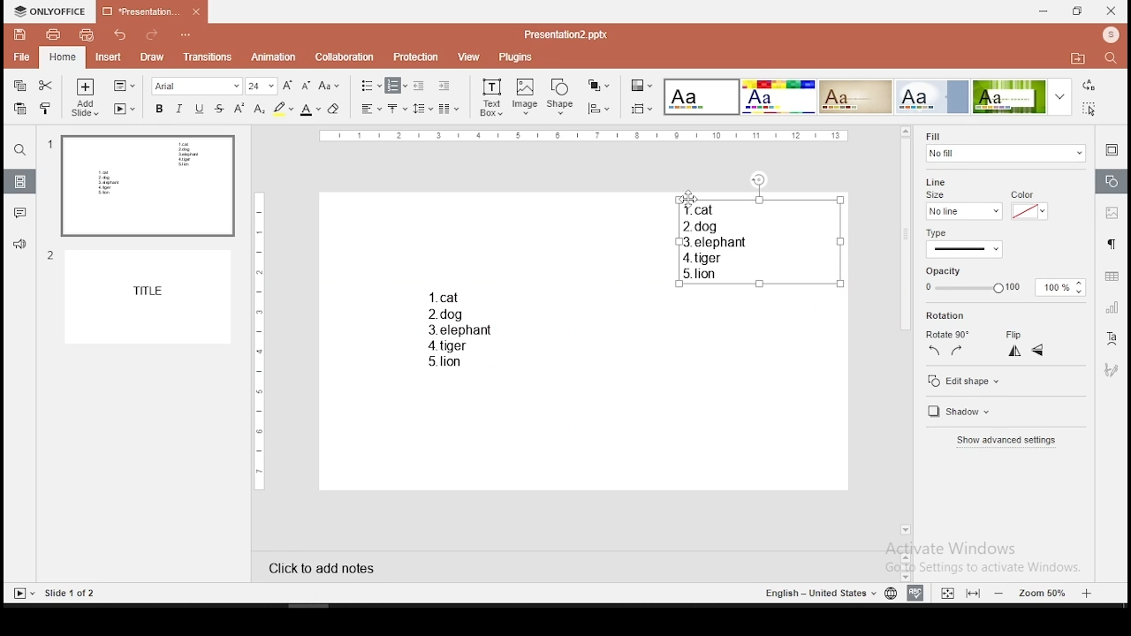  Describe the element at coordinates (157, 108) in the screenshot. I see `bold` at that location.